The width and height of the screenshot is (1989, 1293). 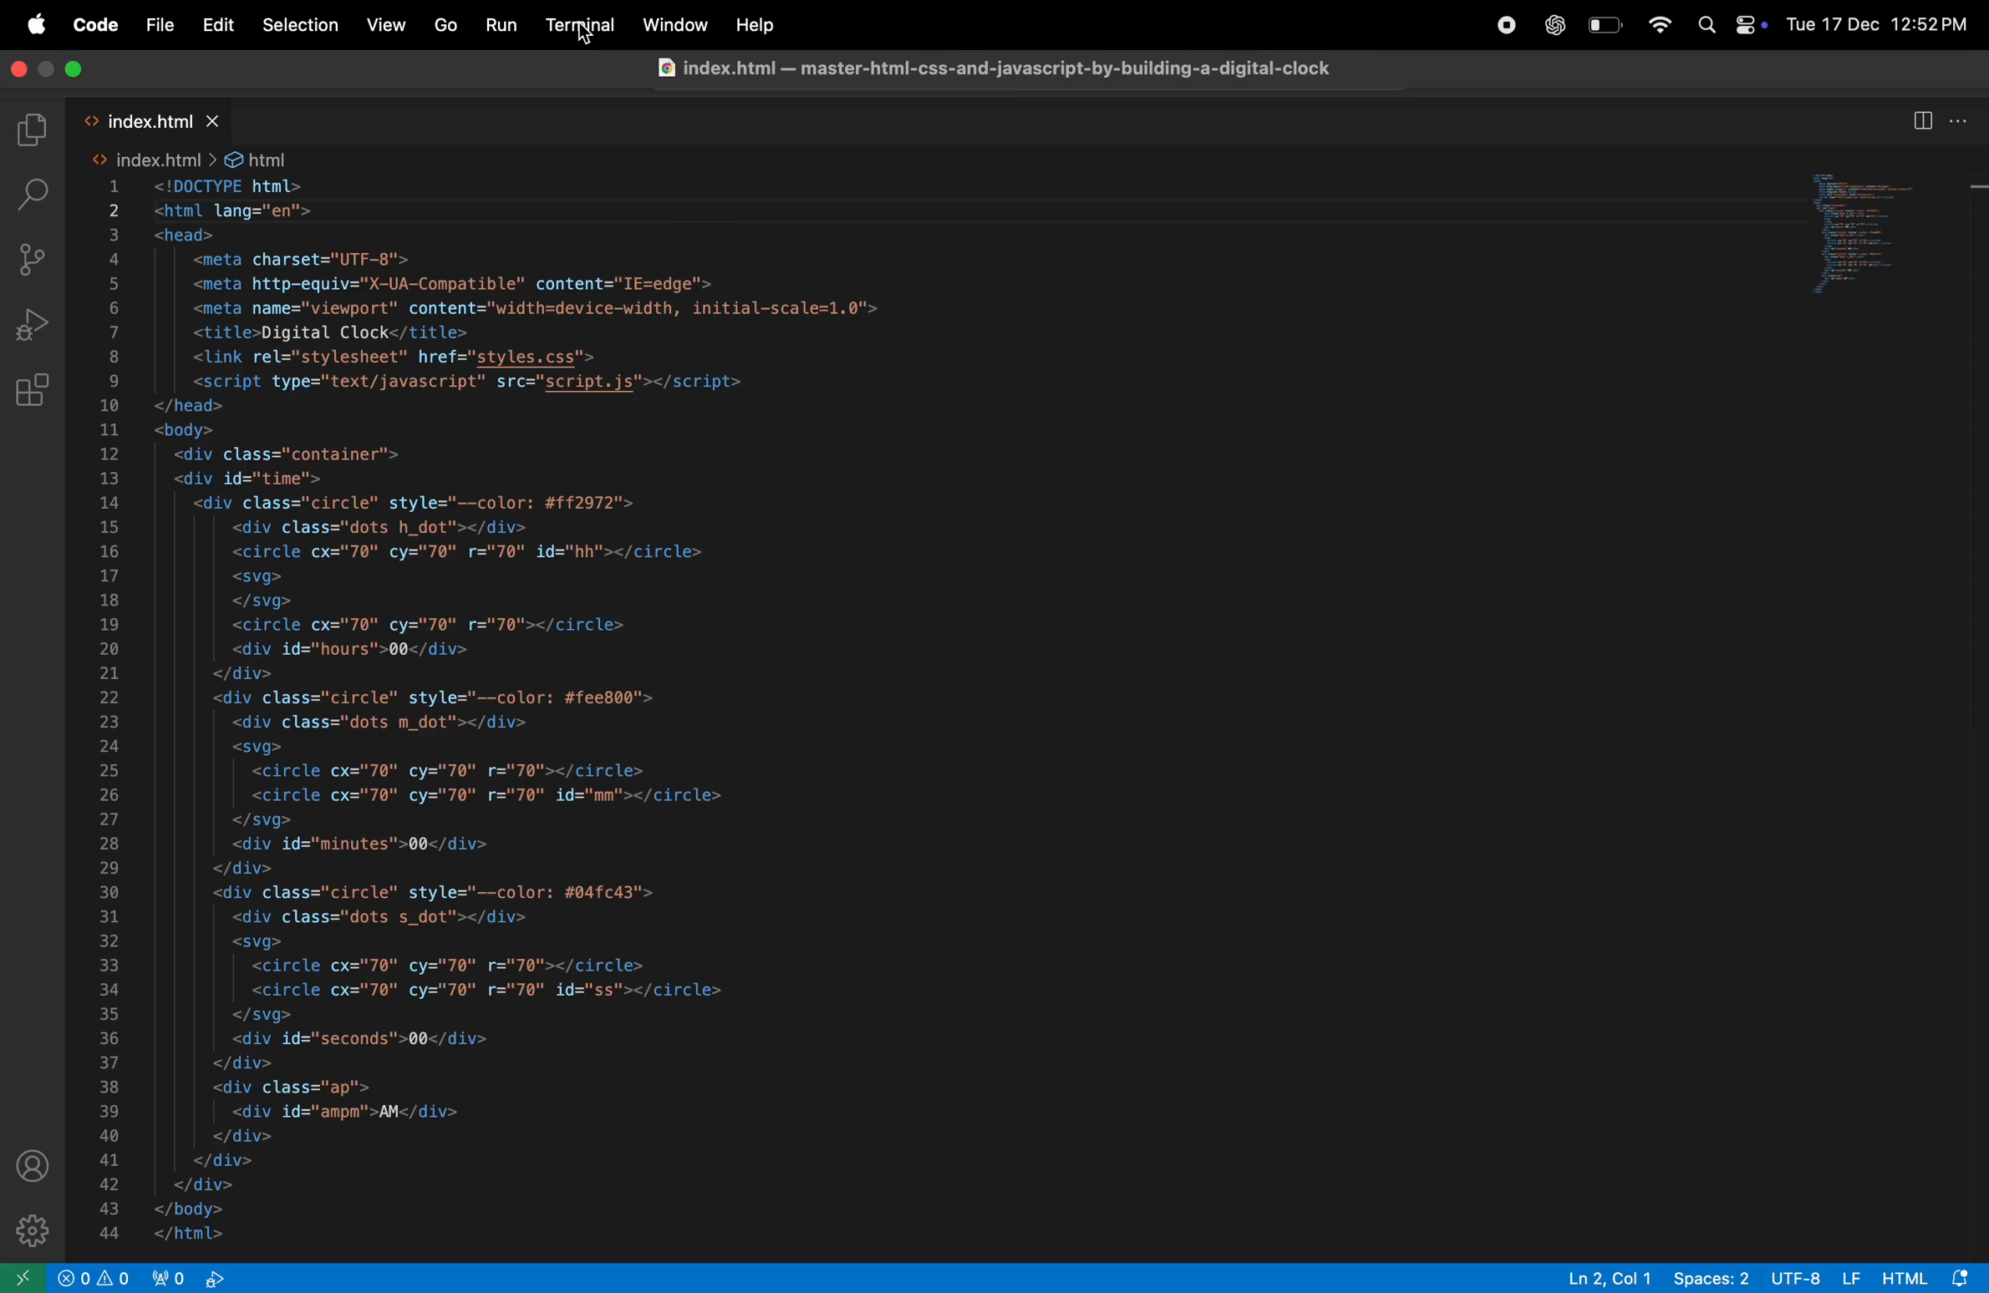 I want to click on terminal, so click(x=581, y=26).